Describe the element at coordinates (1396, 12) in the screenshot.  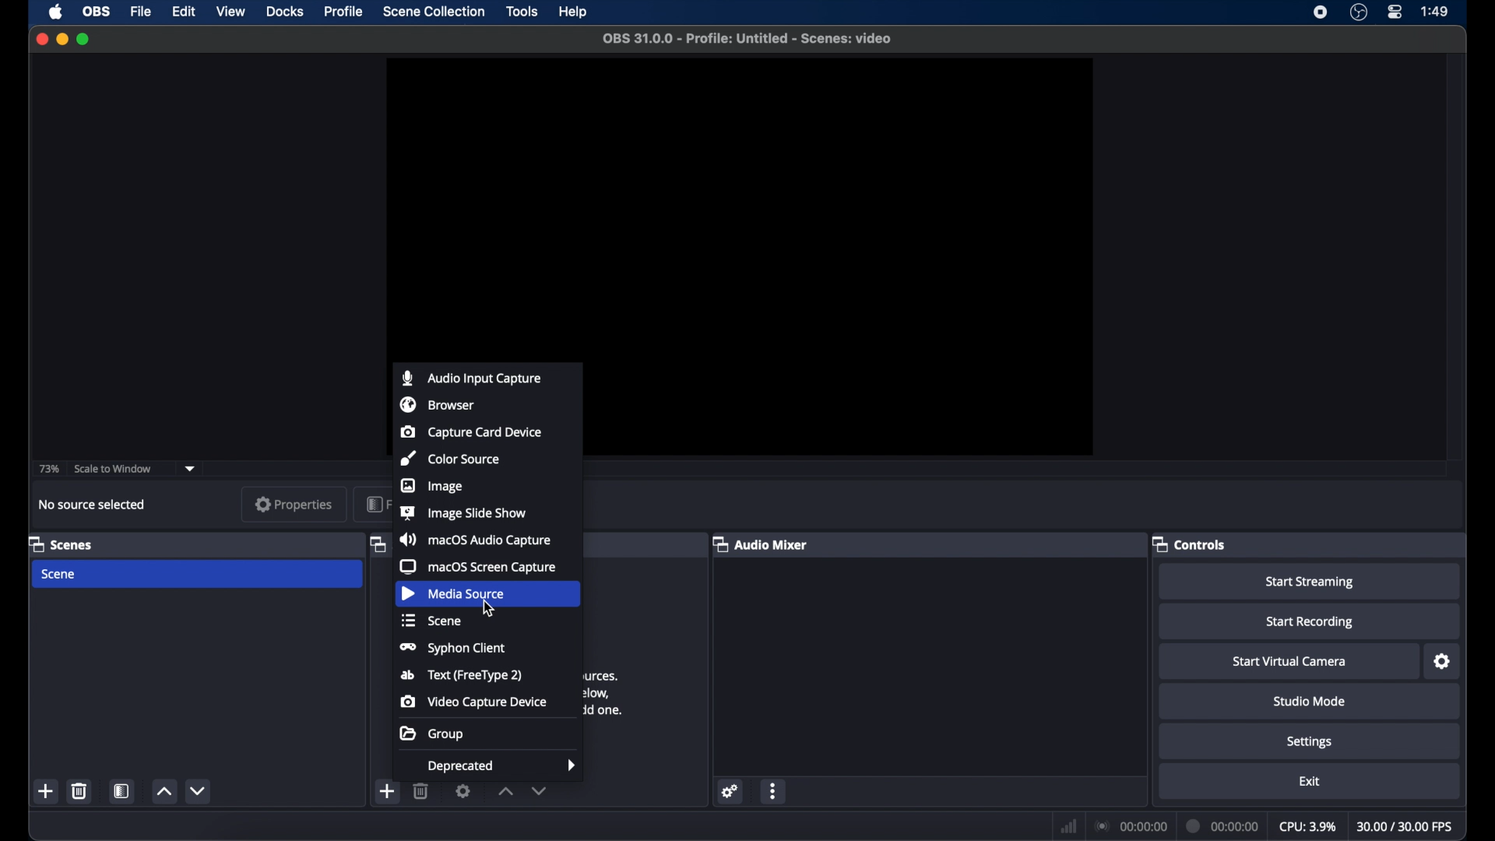
I see `control center` at that location.